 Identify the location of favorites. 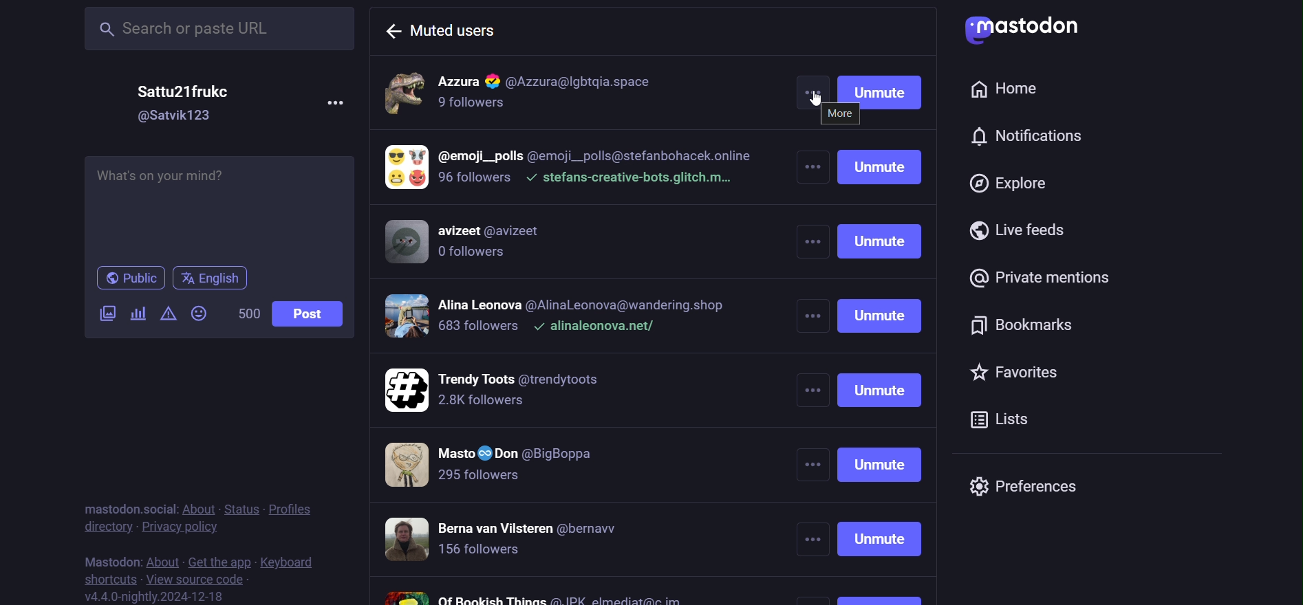
(1016, 374).